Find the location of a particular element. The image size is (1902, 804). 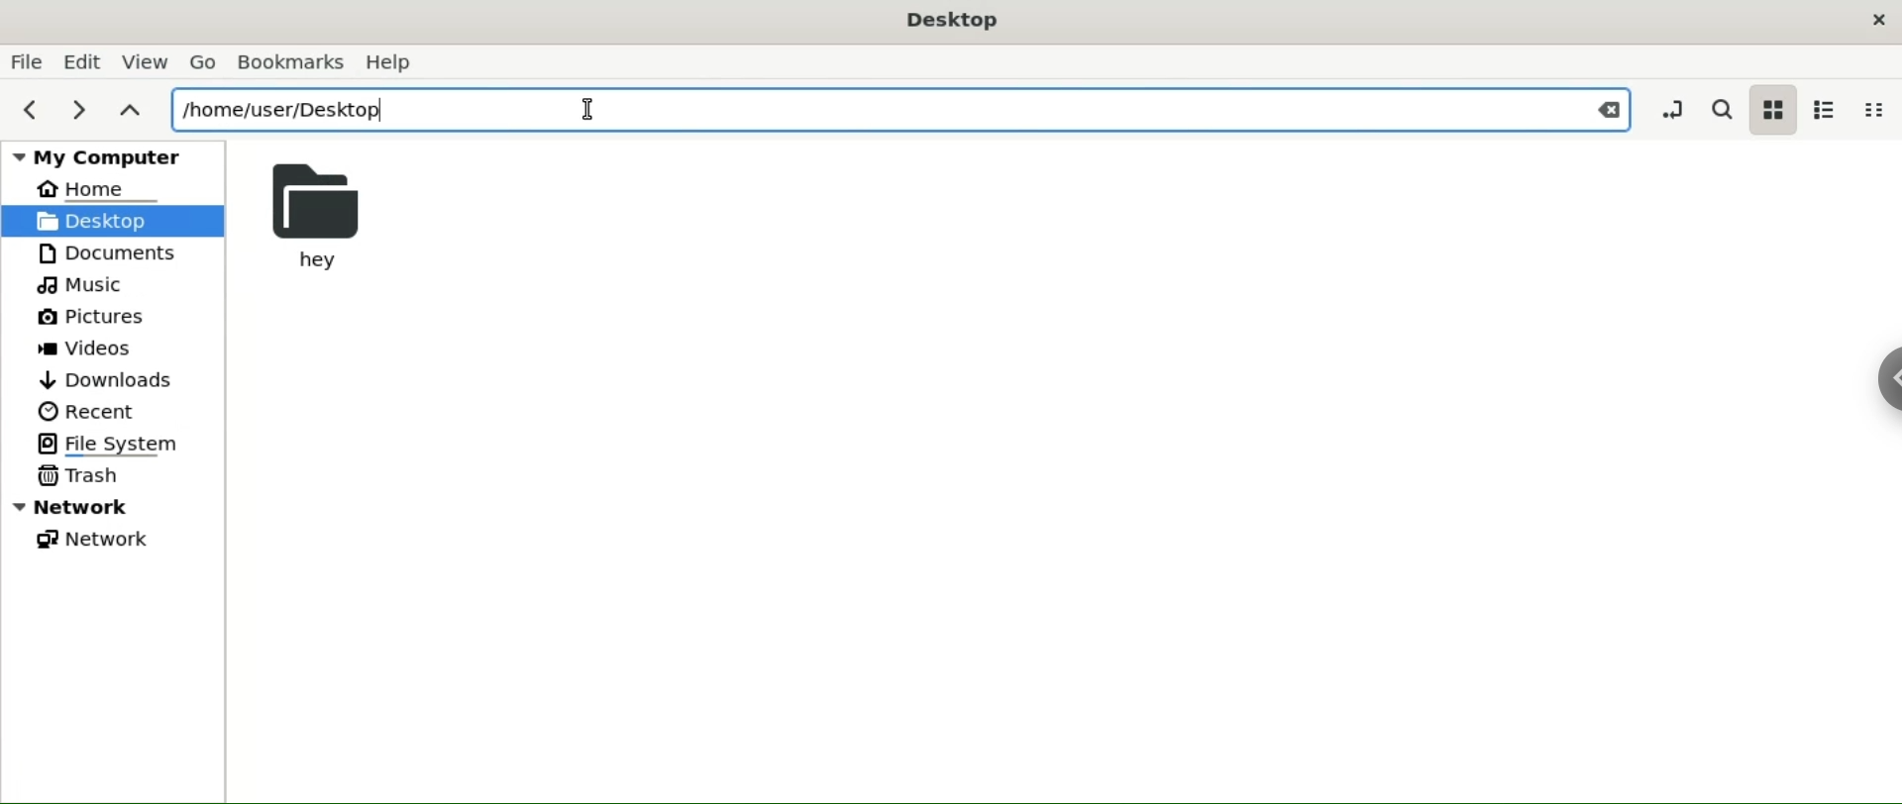

Desktop is located at coordinates (953, 23).